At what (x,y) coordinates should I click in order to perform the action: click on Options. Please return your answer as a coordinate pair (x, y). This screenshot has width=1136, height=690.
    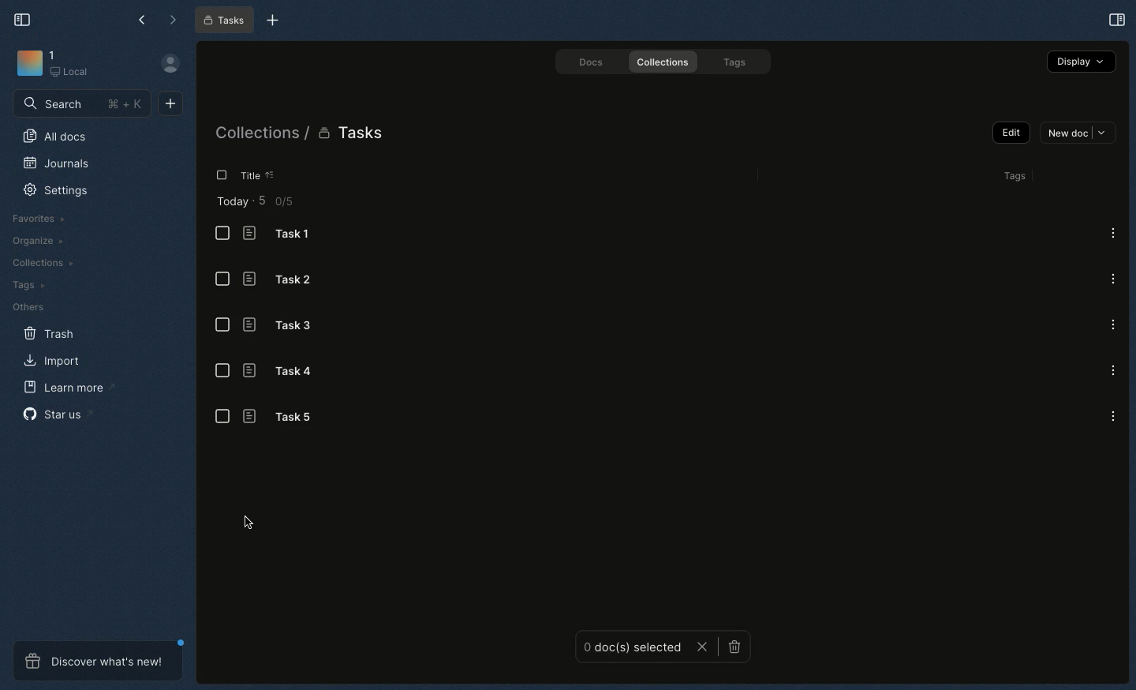
    Looking at the image, I should click on (1112, 232).